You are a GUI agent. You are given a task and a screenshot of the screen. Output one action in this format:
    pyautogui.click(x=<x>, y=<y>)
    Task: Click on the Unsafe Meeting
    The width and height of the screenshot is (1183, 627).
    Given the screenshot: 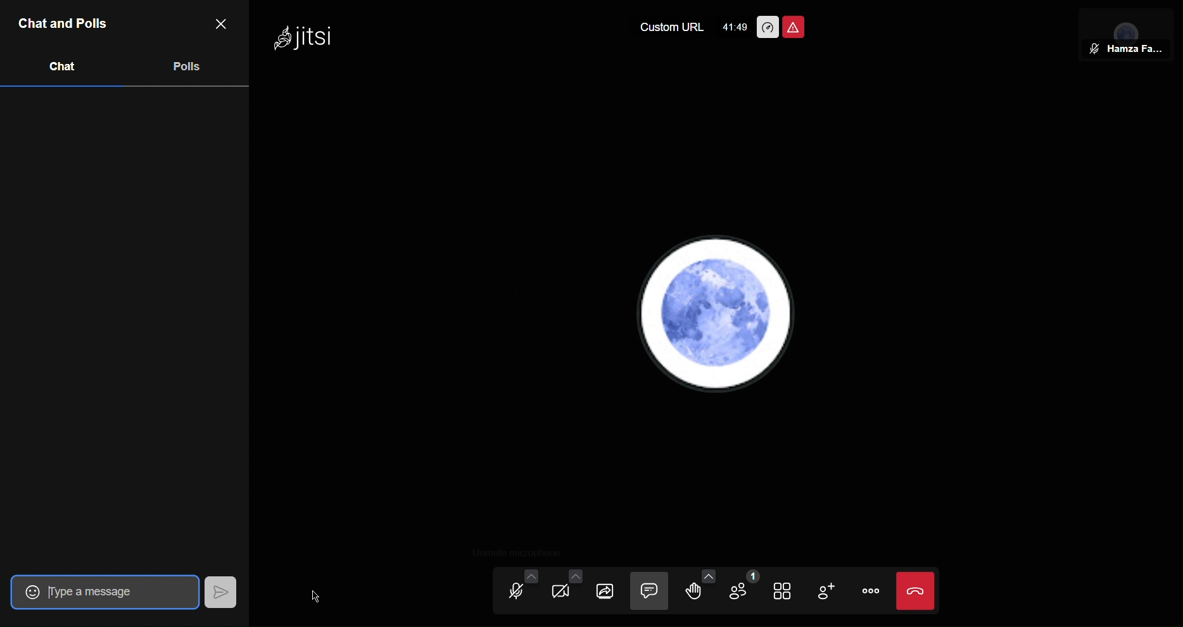 What is the action you would take?
    pyautogui.click(x=795, y=28)
    